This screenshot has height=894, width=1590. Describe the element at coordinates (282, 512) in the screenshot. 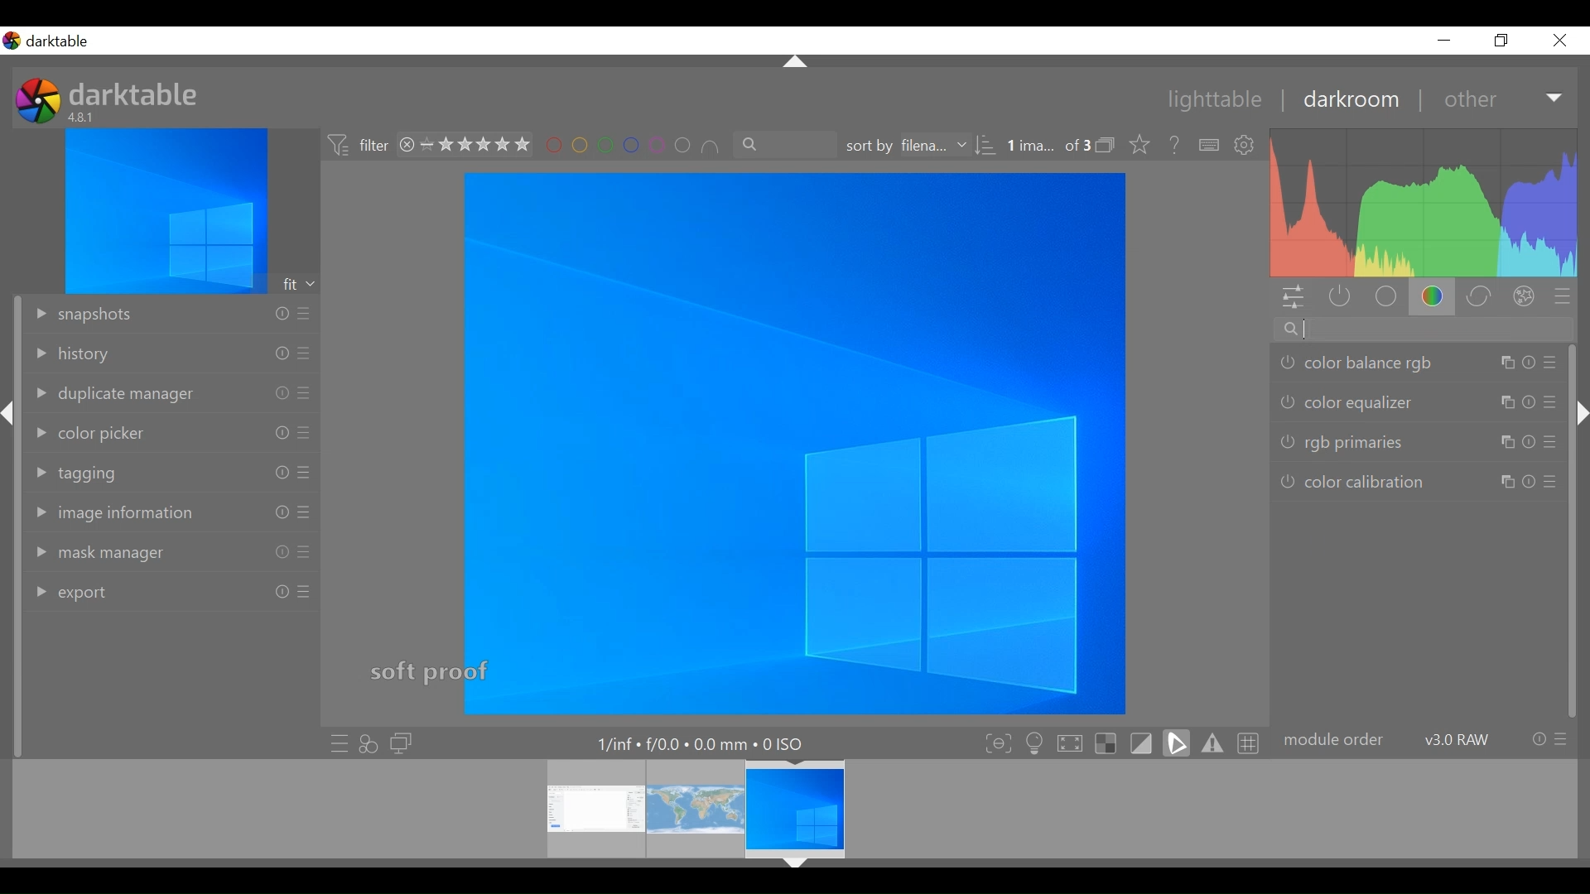

I see `info` at that location.